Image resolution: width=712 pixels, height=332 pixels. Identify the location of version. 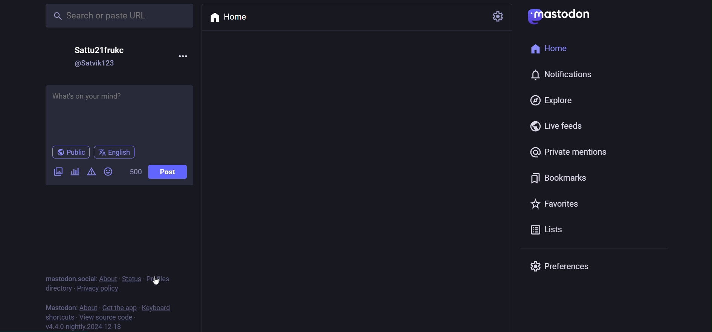
(85, 327).